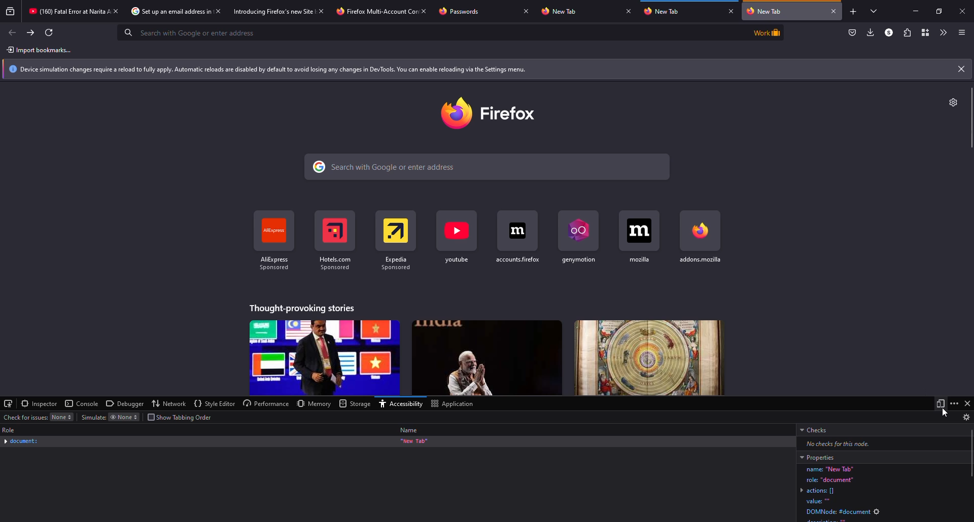 The image size is (974, 522). What do you see at coordinates (21, 441) in the screenshot?
I see `document` at bounding box center [21, 441].